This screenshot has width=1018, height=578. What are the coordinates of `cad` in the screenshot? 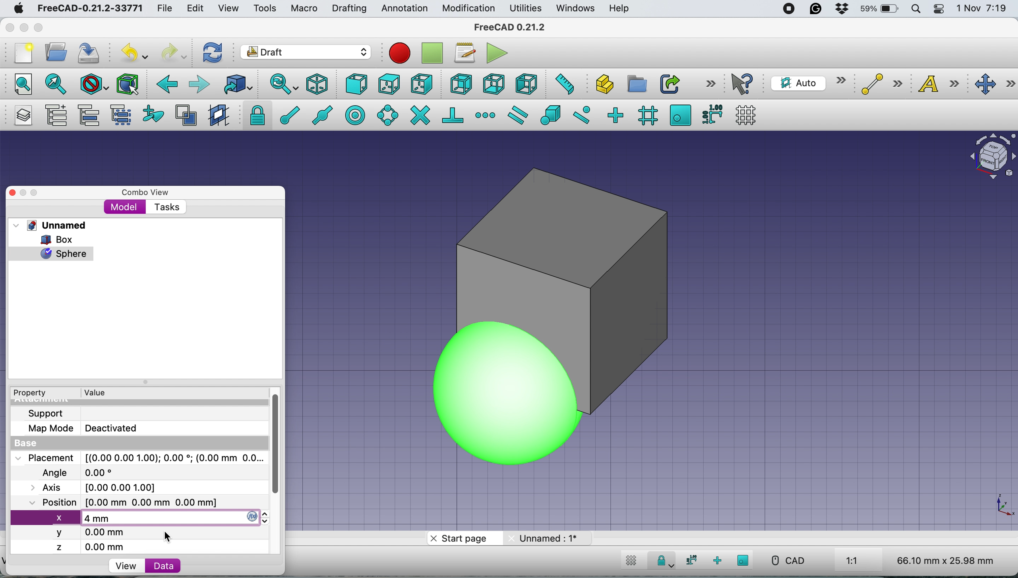 It's located at (787, 561).